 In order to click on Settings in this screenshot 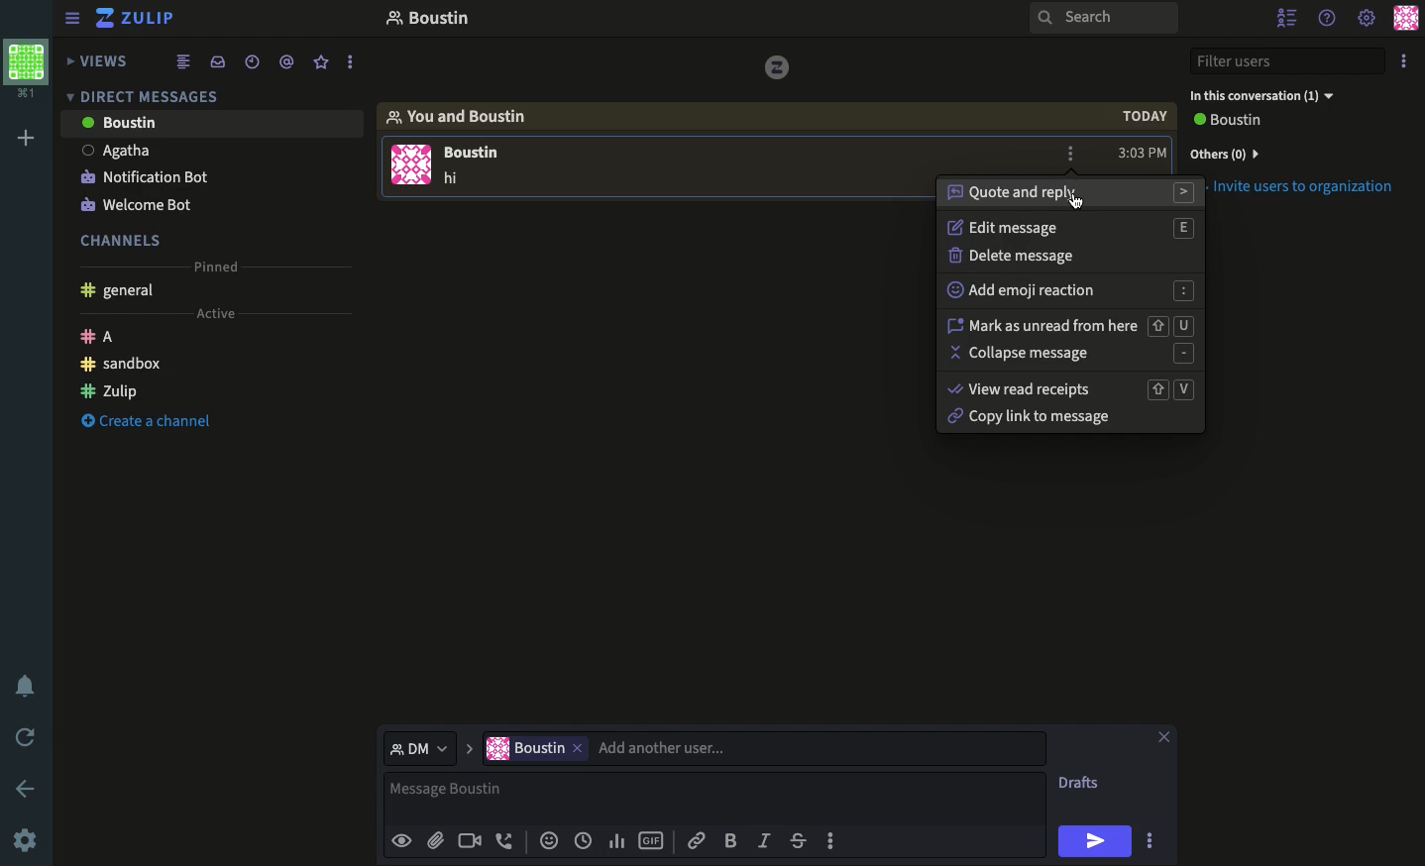, I will do `click(28, 839)`.